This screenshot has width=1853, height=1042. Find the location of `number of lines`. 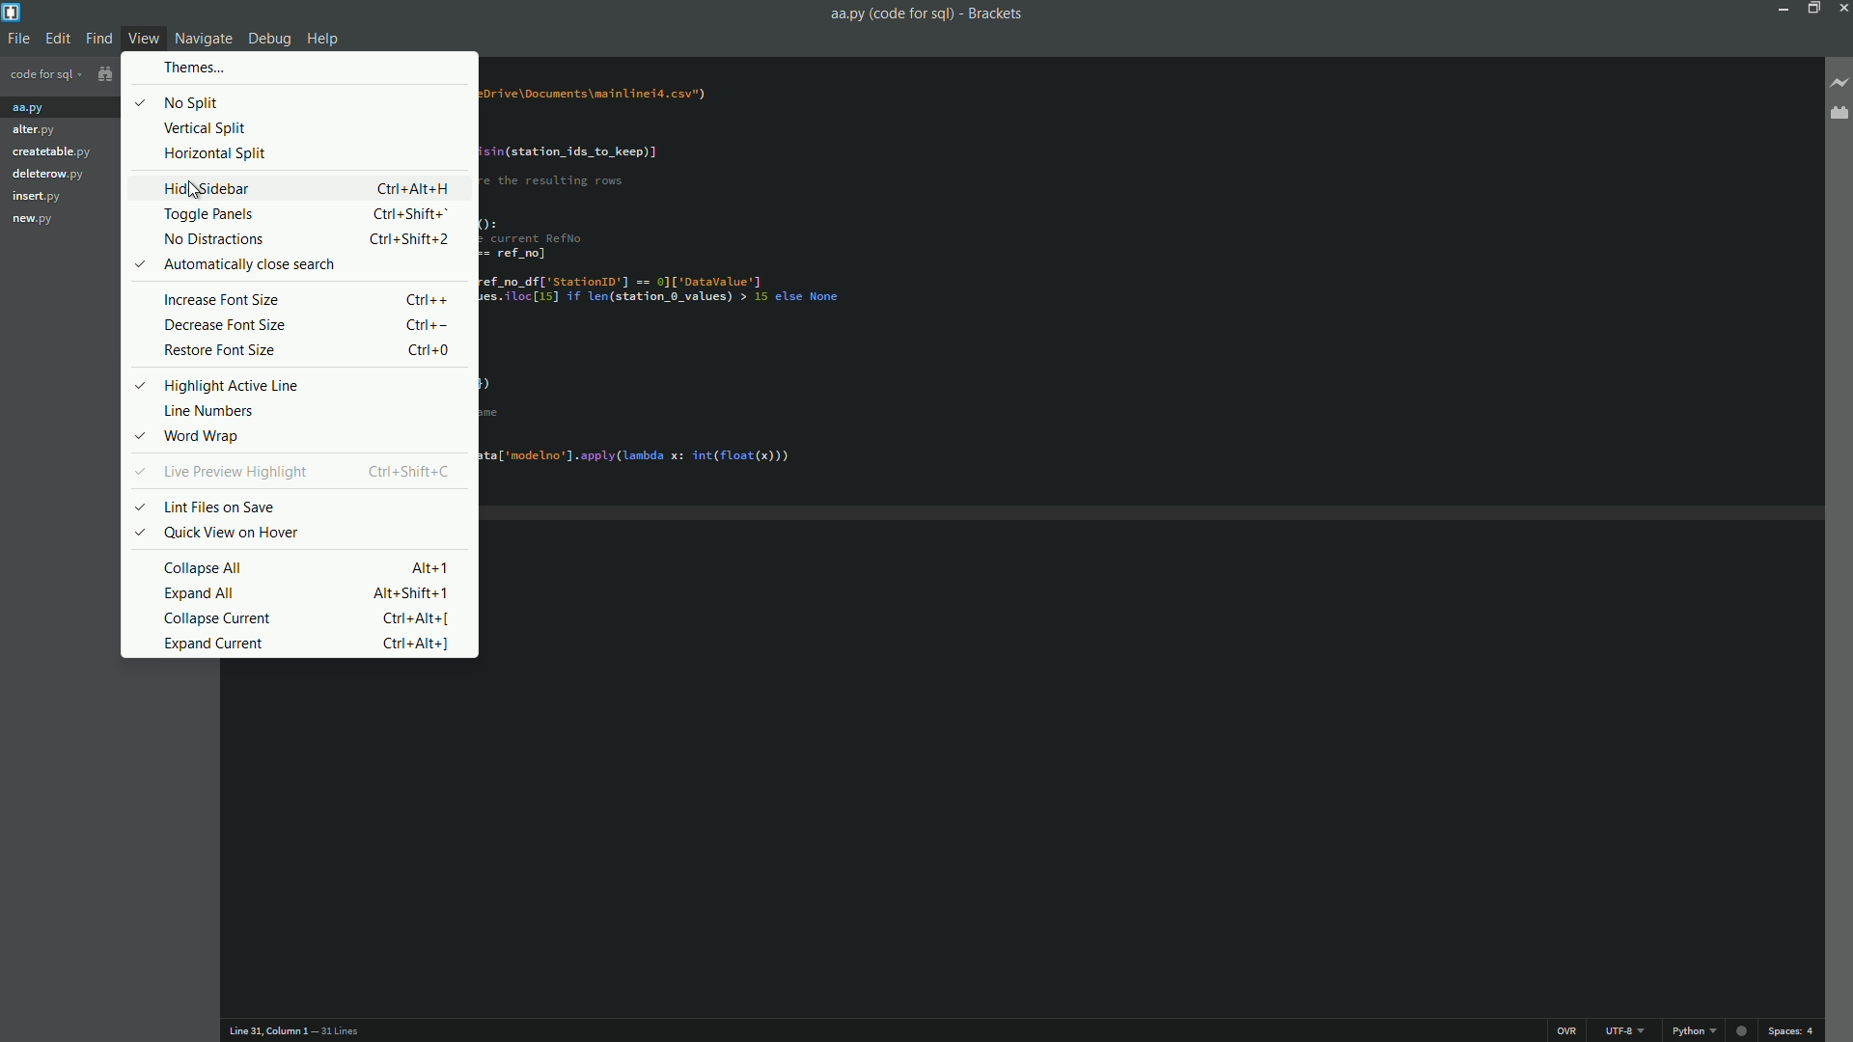

number of lines is located at coordinates (340, 1031).